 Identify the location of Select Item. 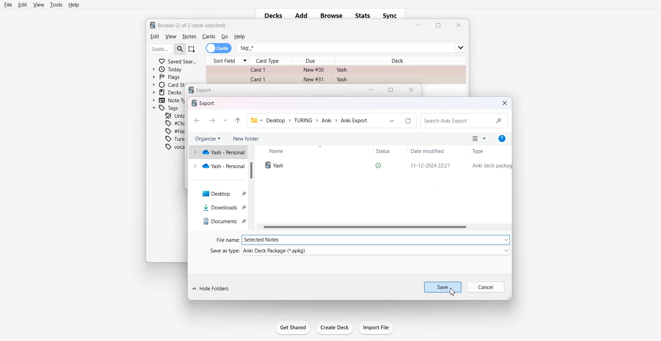
(192, 49).